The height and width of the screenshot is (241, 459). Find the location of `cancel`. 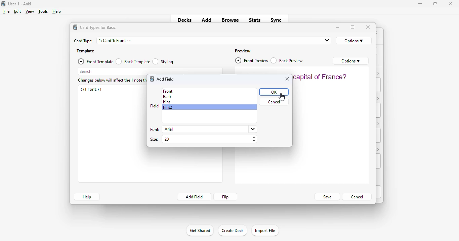

cancel is located at coordinates (357, 196).